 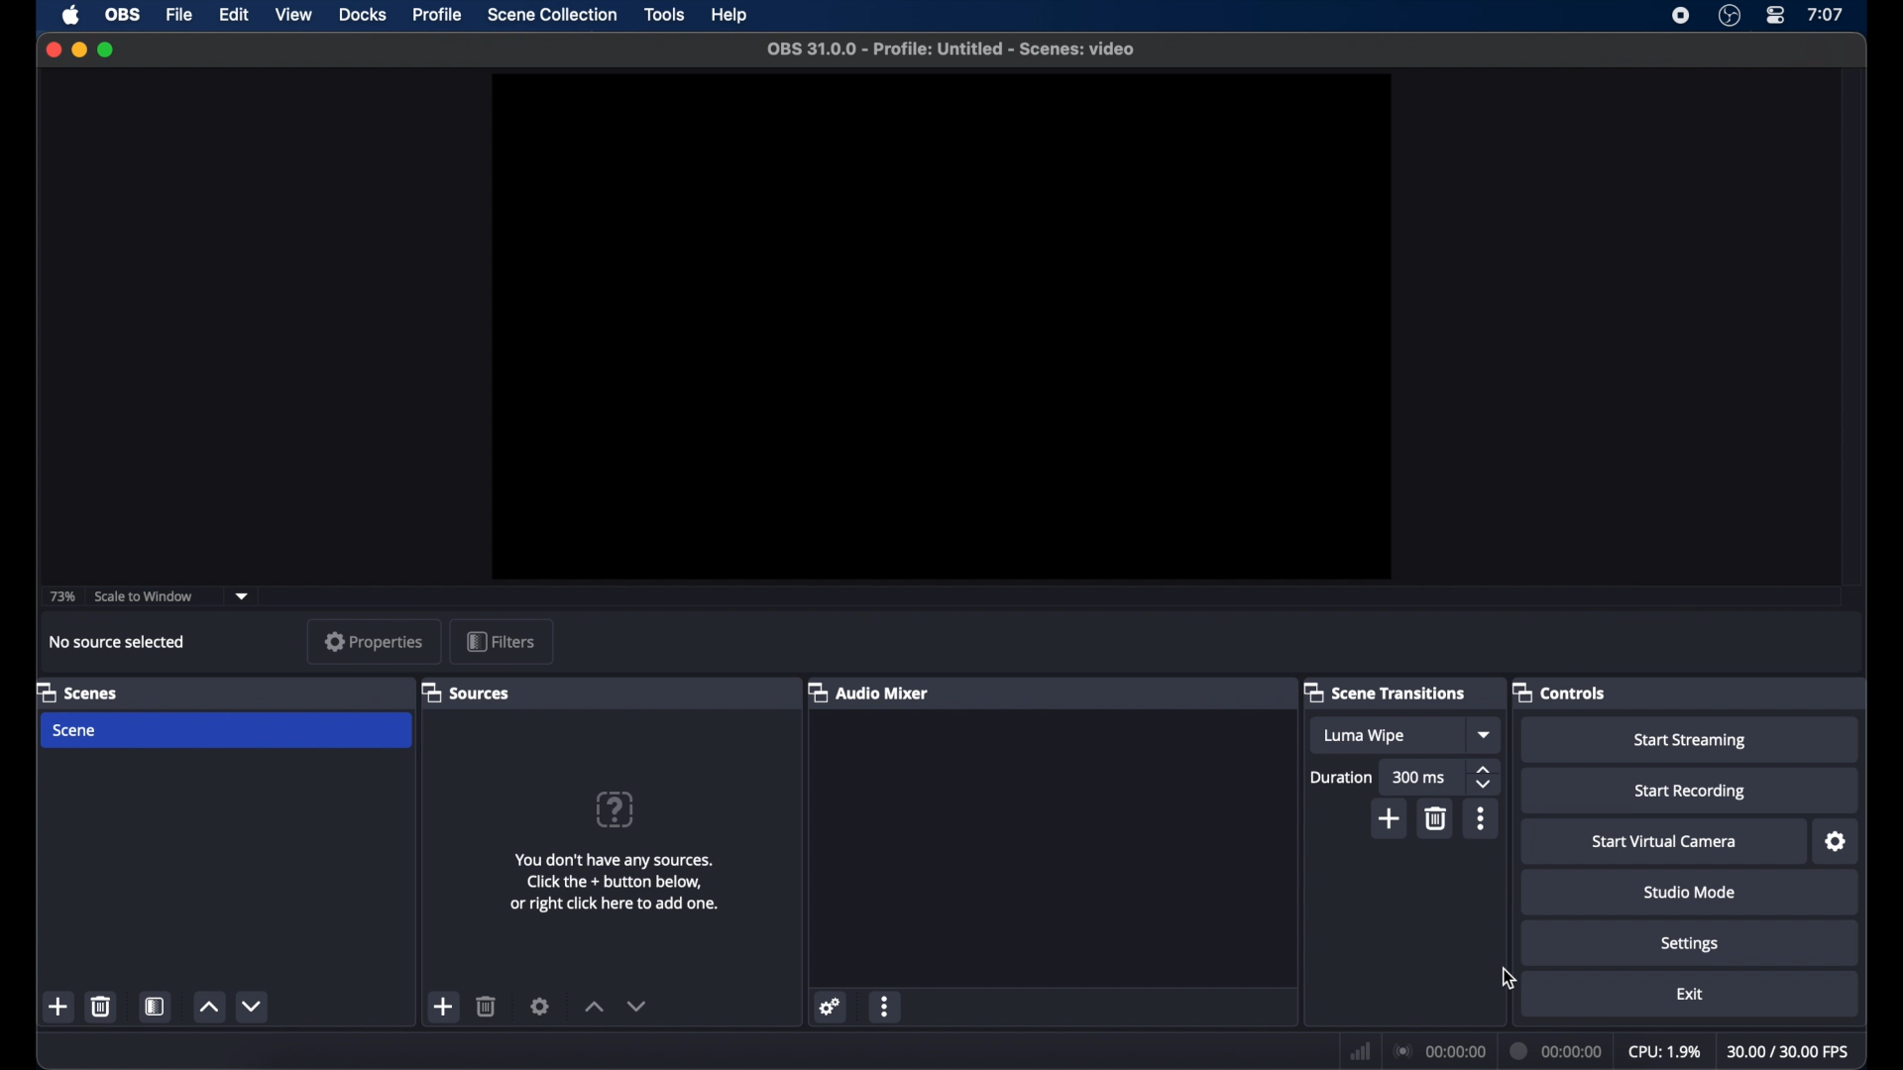 I want to click on close, so click(x=53, y=50).